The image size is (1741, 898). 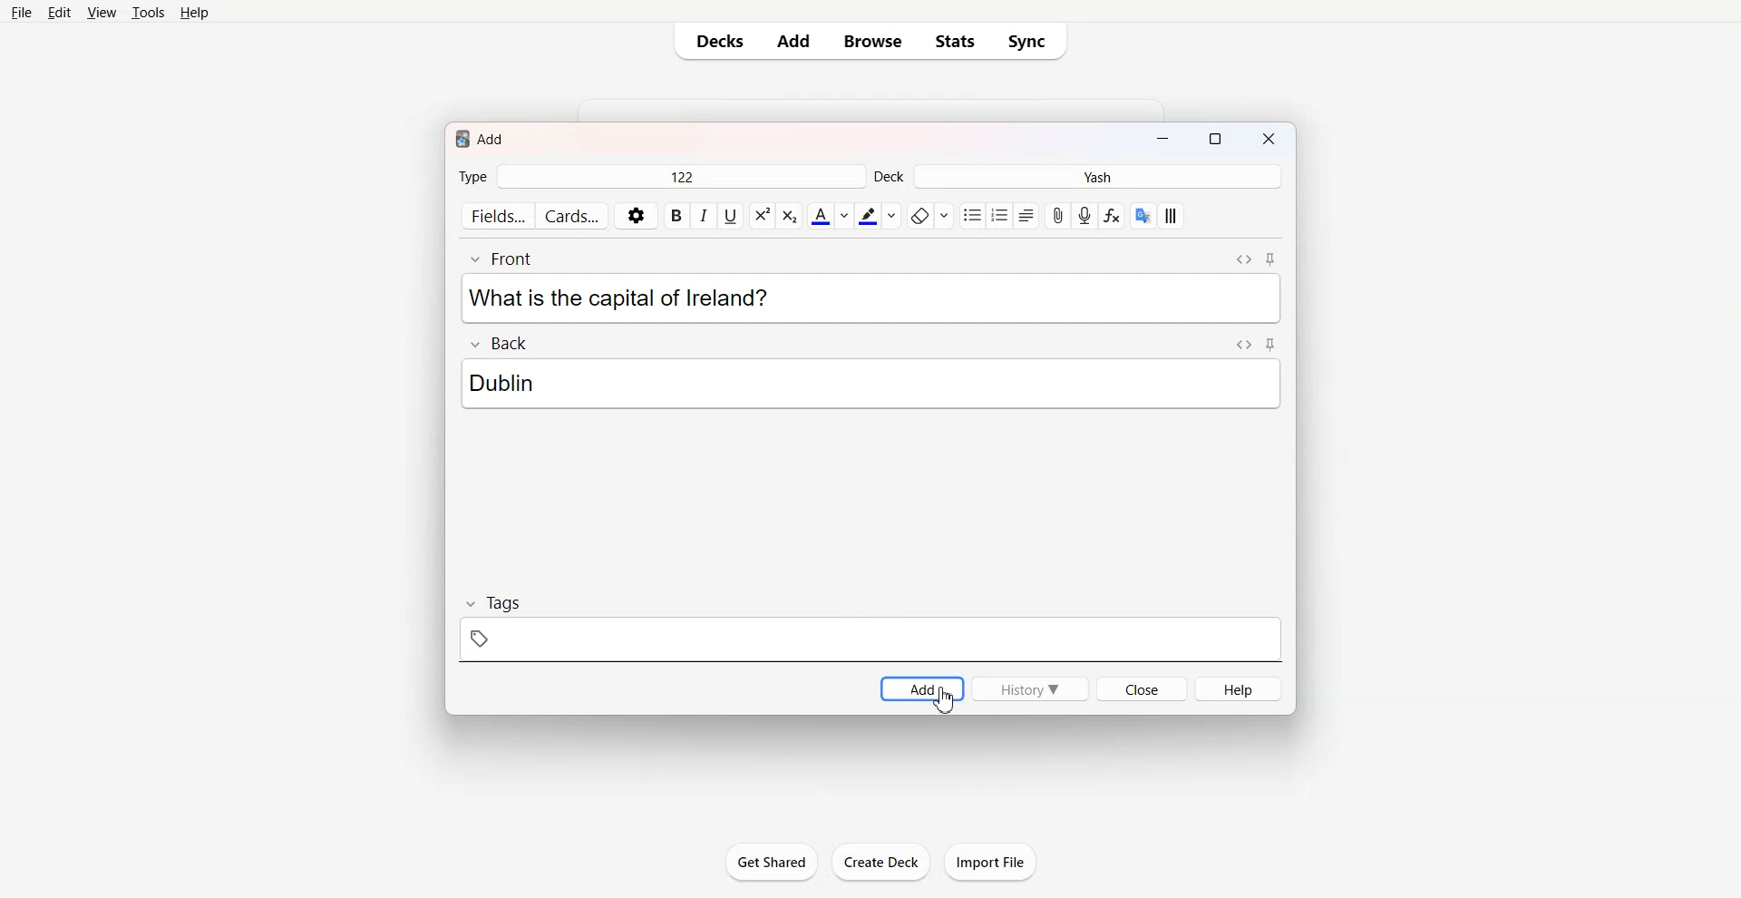 What do you see at coordinates (1058, 216) in the screenshot?
I see `Attach File` at bounding box center [1058, 216].